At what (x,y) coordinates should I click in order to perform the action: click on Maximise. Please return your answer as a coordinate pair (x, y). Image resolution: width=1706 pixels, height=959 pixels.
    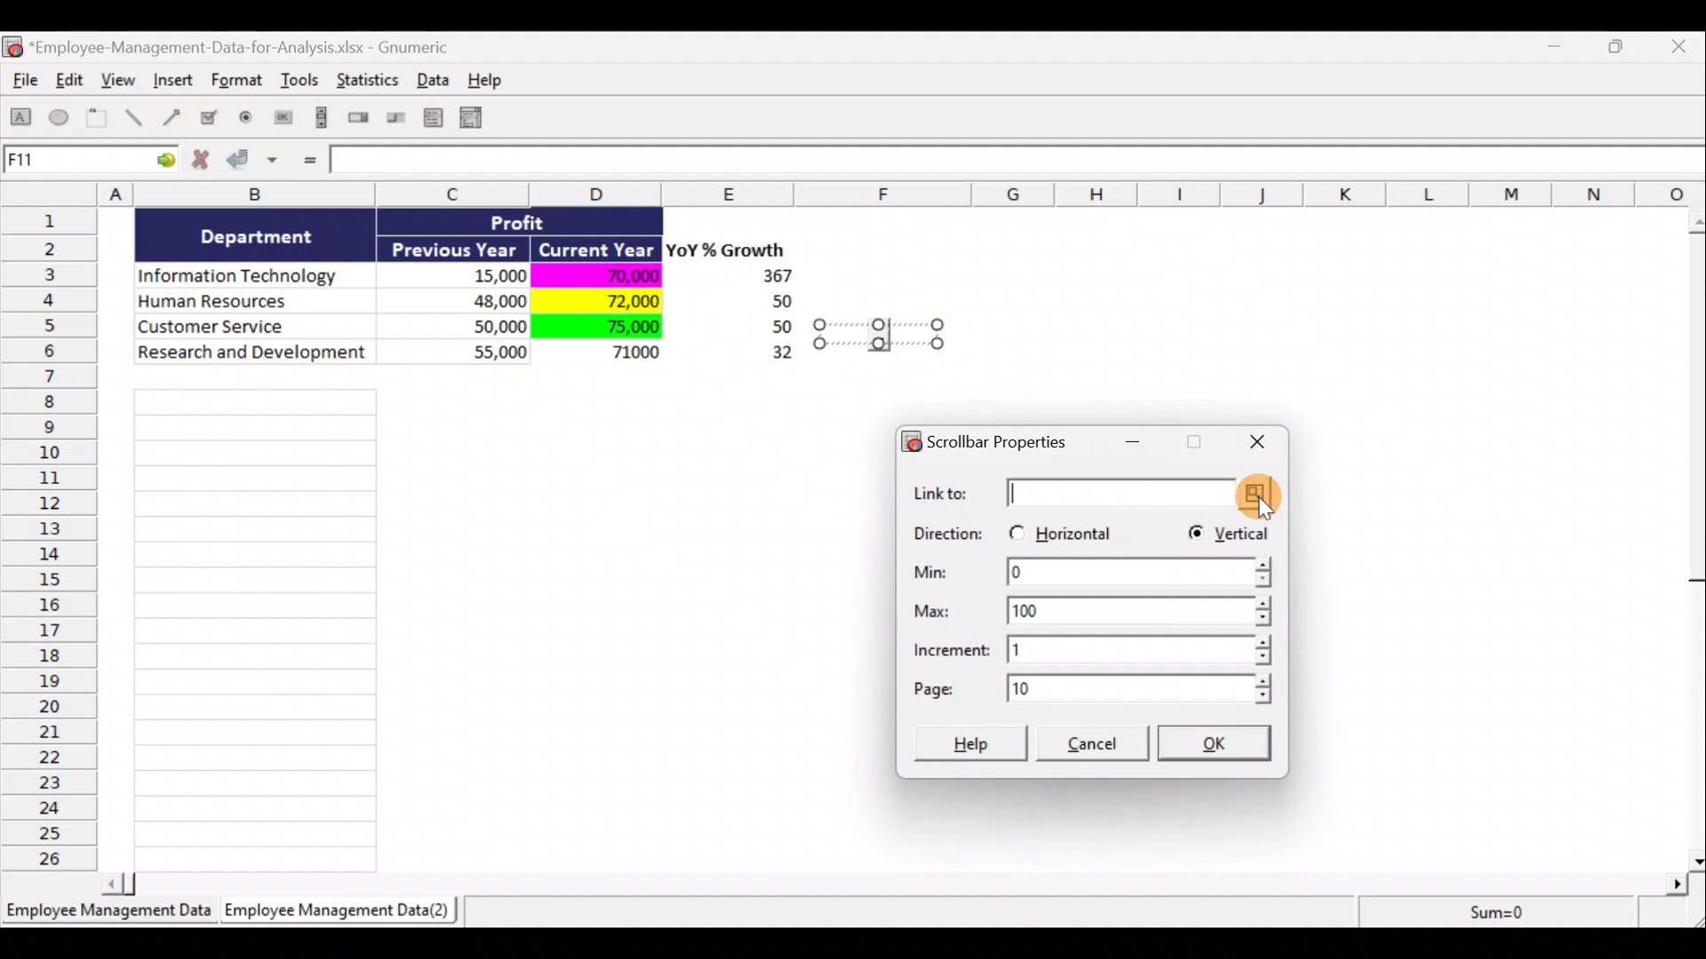
    Looking at the image, I should click on (1192, 444).